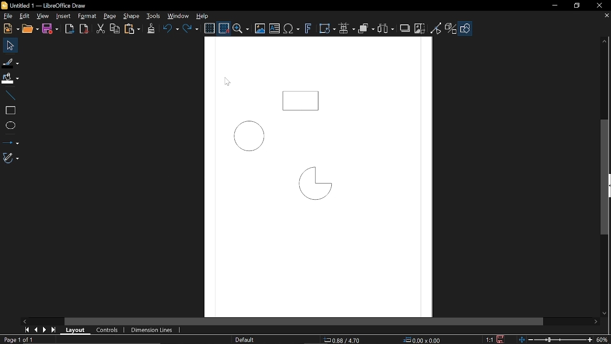  I want to click on Toggle point of view, so click(436, 28).